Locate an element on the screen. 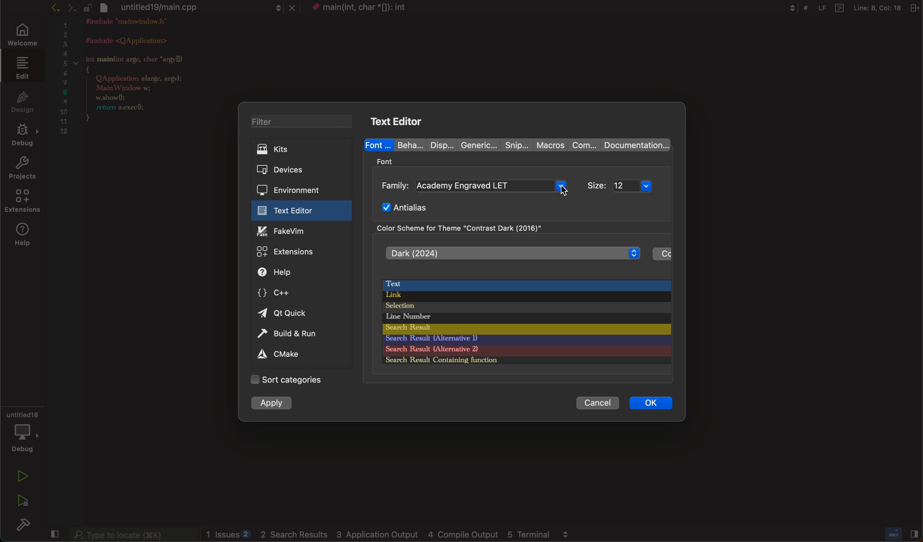 The width and height of the screenshot is (923, 542). fakevim is located at coordinates (298, 231).